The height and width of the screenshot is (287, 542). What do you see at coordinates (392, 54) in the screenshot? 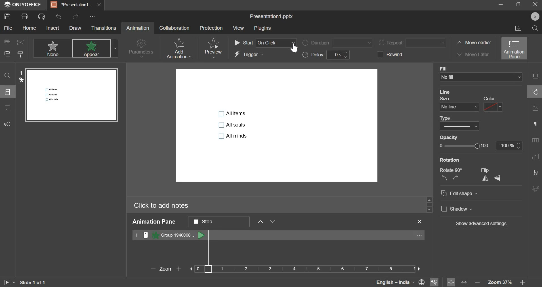
I see `rewind` at bounding box center [392, 54].